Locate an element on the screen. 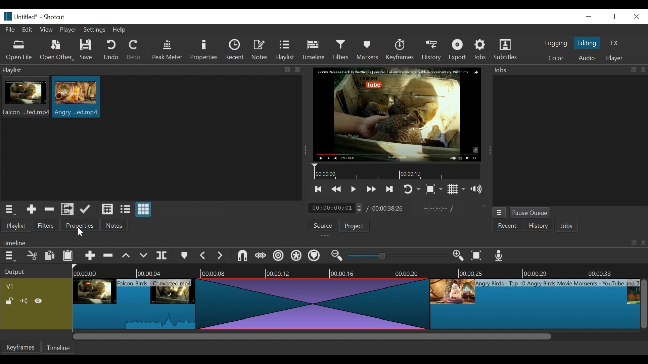 Image resolution: width=648 pixels, height=364 pixels. Redo is located at coordinates (134, 51).